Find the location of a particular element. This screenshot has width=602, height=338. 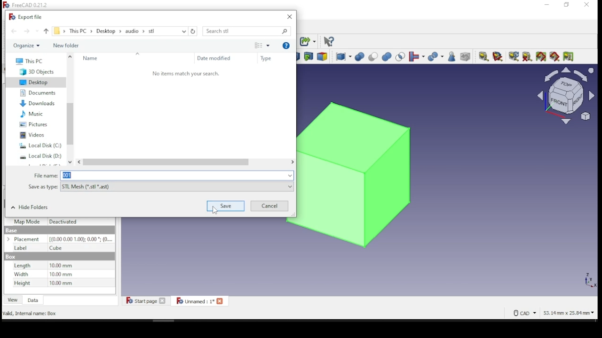

join objects is located at coordinates (417, 57).